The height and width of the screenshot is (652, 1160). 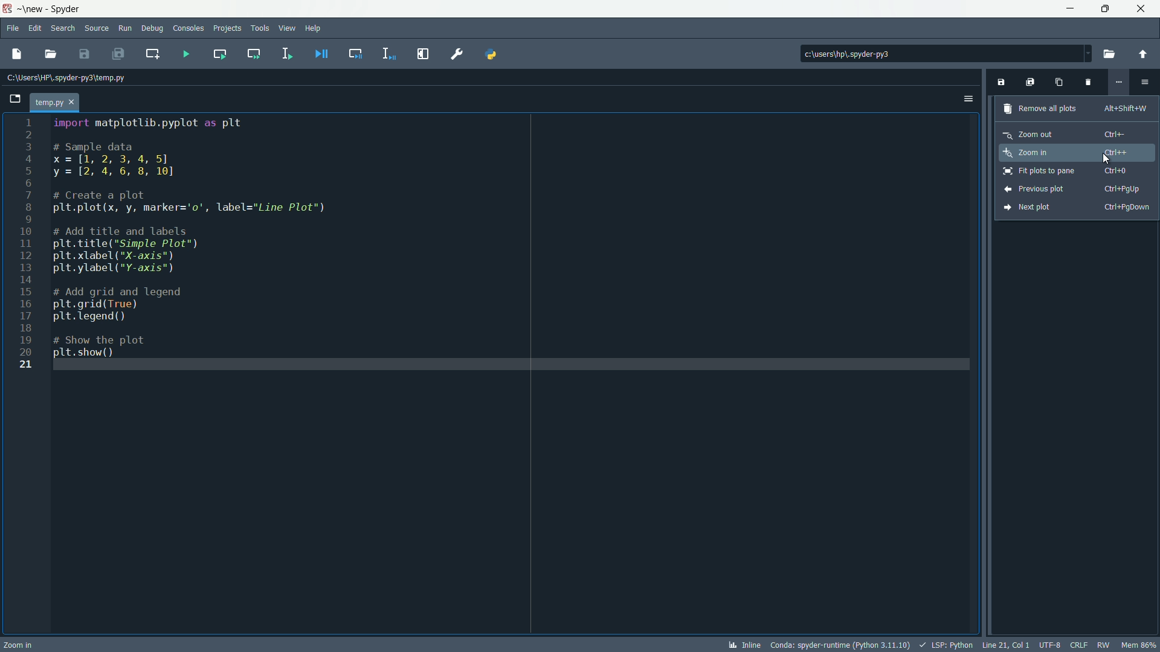 I want to click on edit menu, so click(x=36, y=28).